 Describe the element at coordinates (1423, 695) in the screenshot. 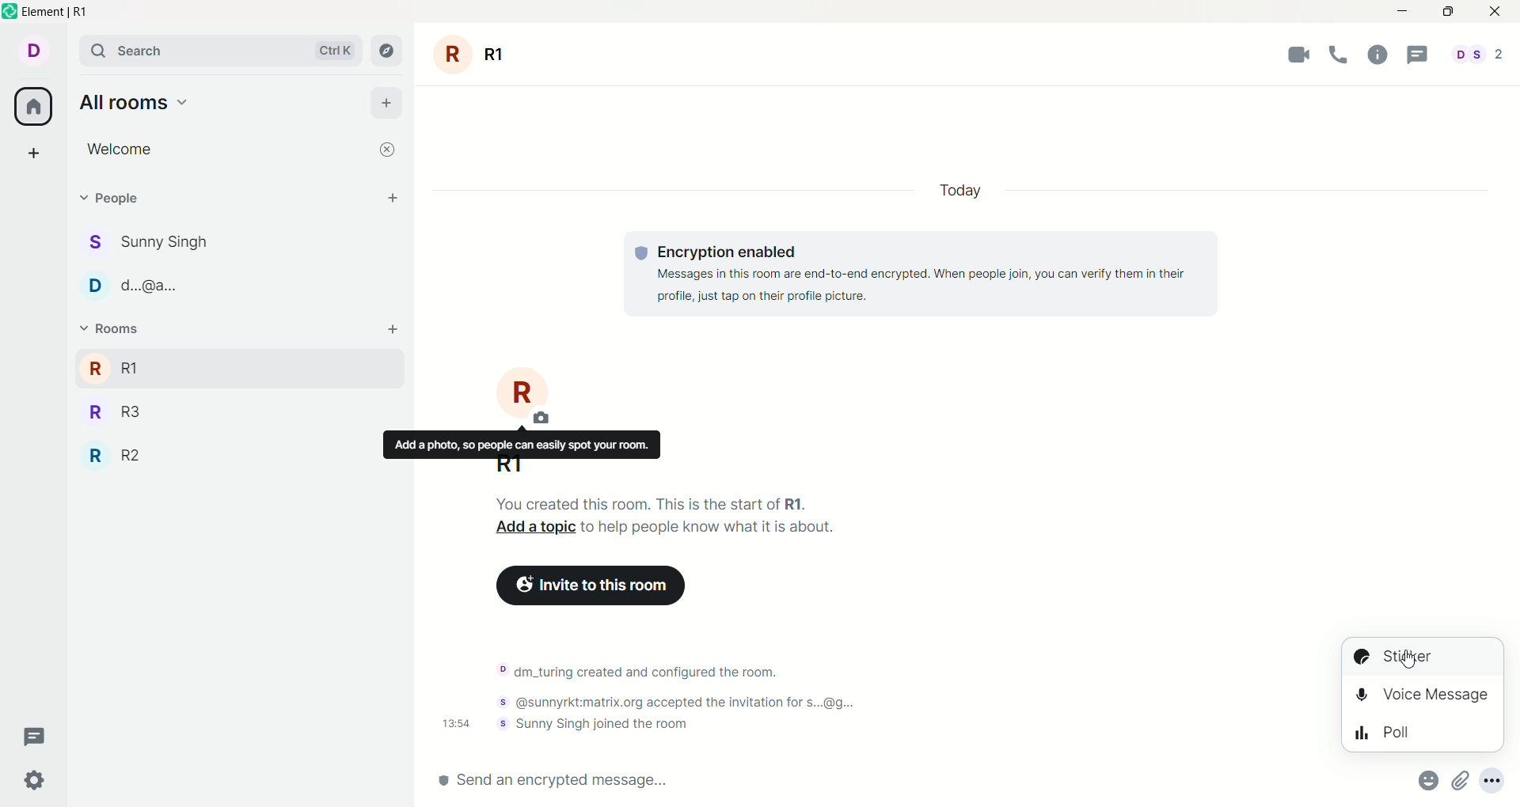

I see `voice message` at that location.